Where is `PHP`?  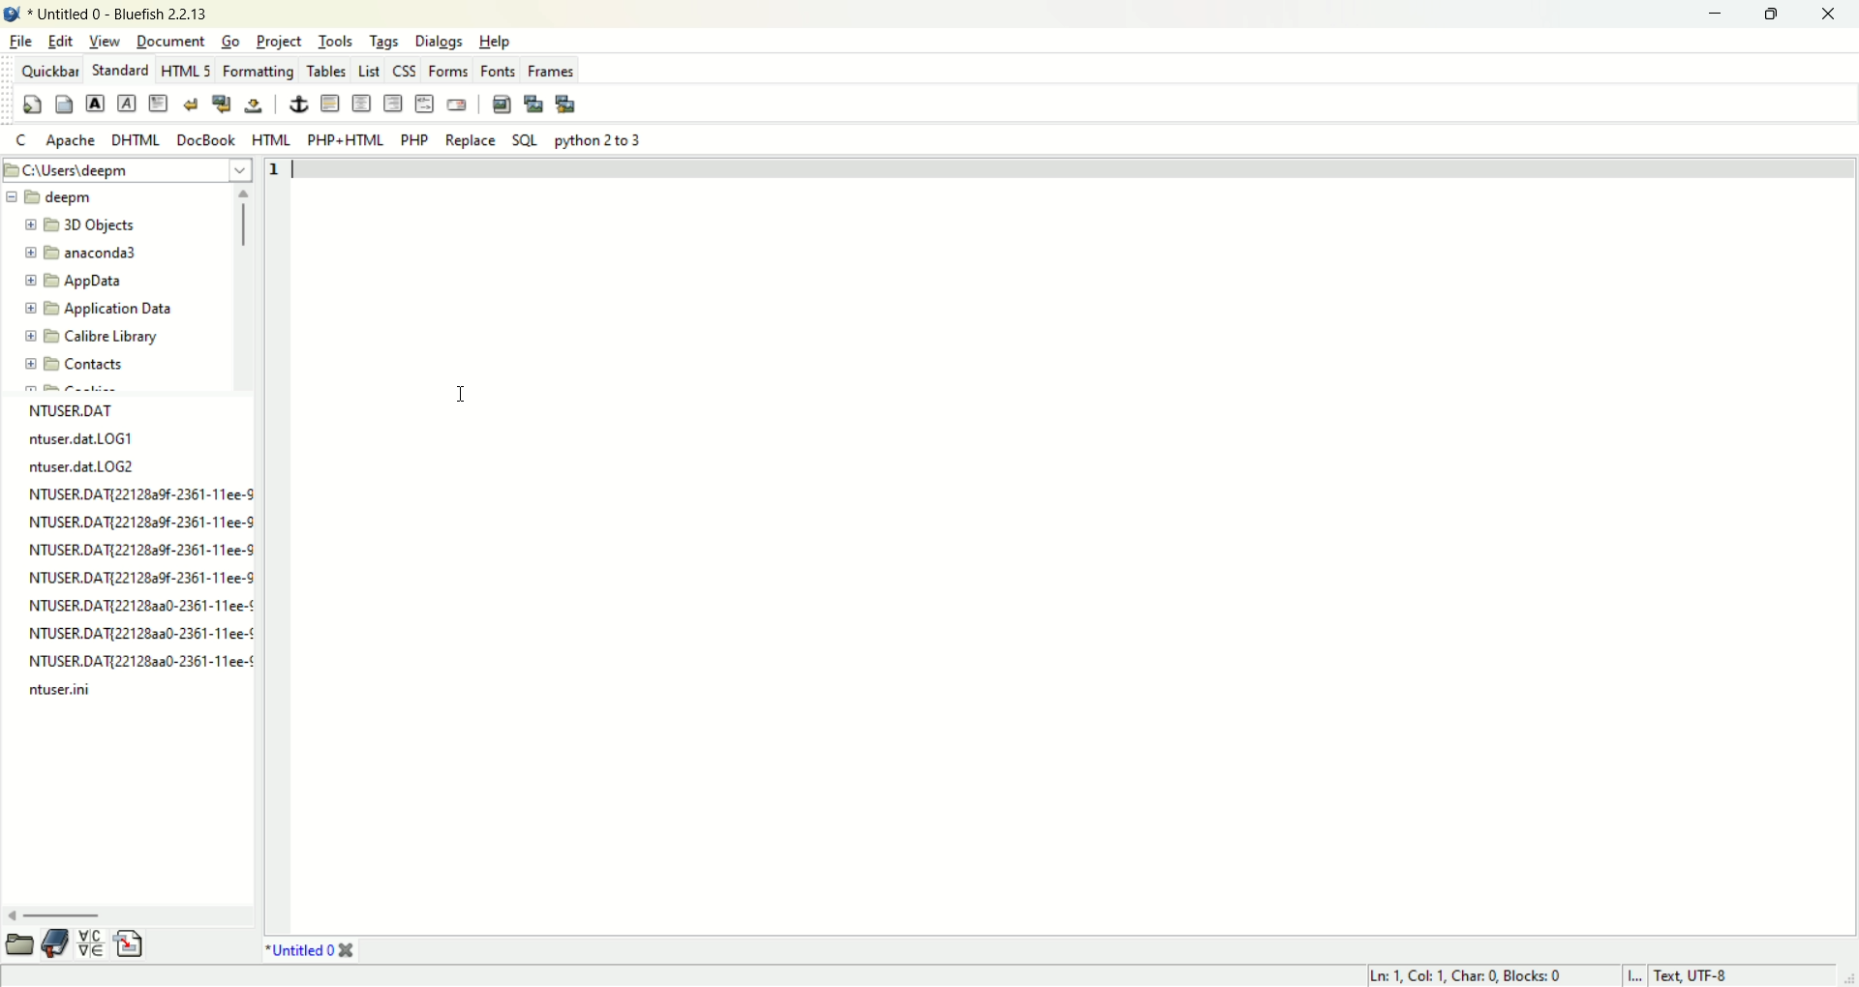
PHP is located at coordinates (415, 139).